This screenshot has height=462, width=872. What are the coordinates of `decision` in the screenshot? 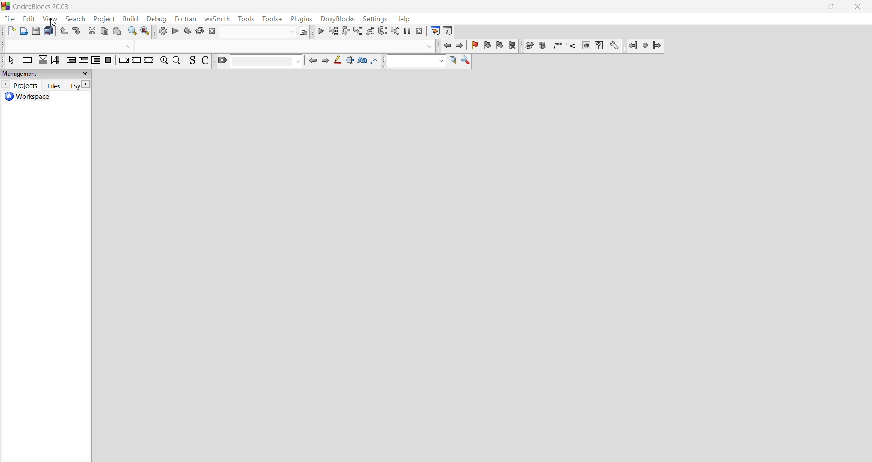 It's located at (41, 61).